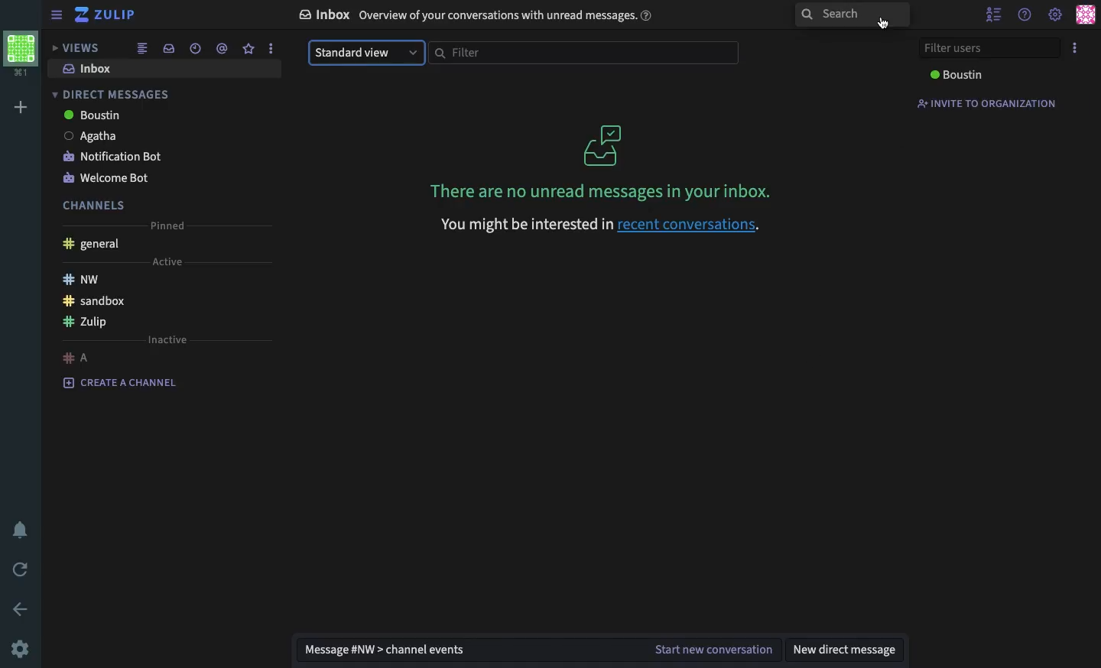  Describe the element at coordinates (1087, 16) in the screenshot. I see `user profile` at that location.